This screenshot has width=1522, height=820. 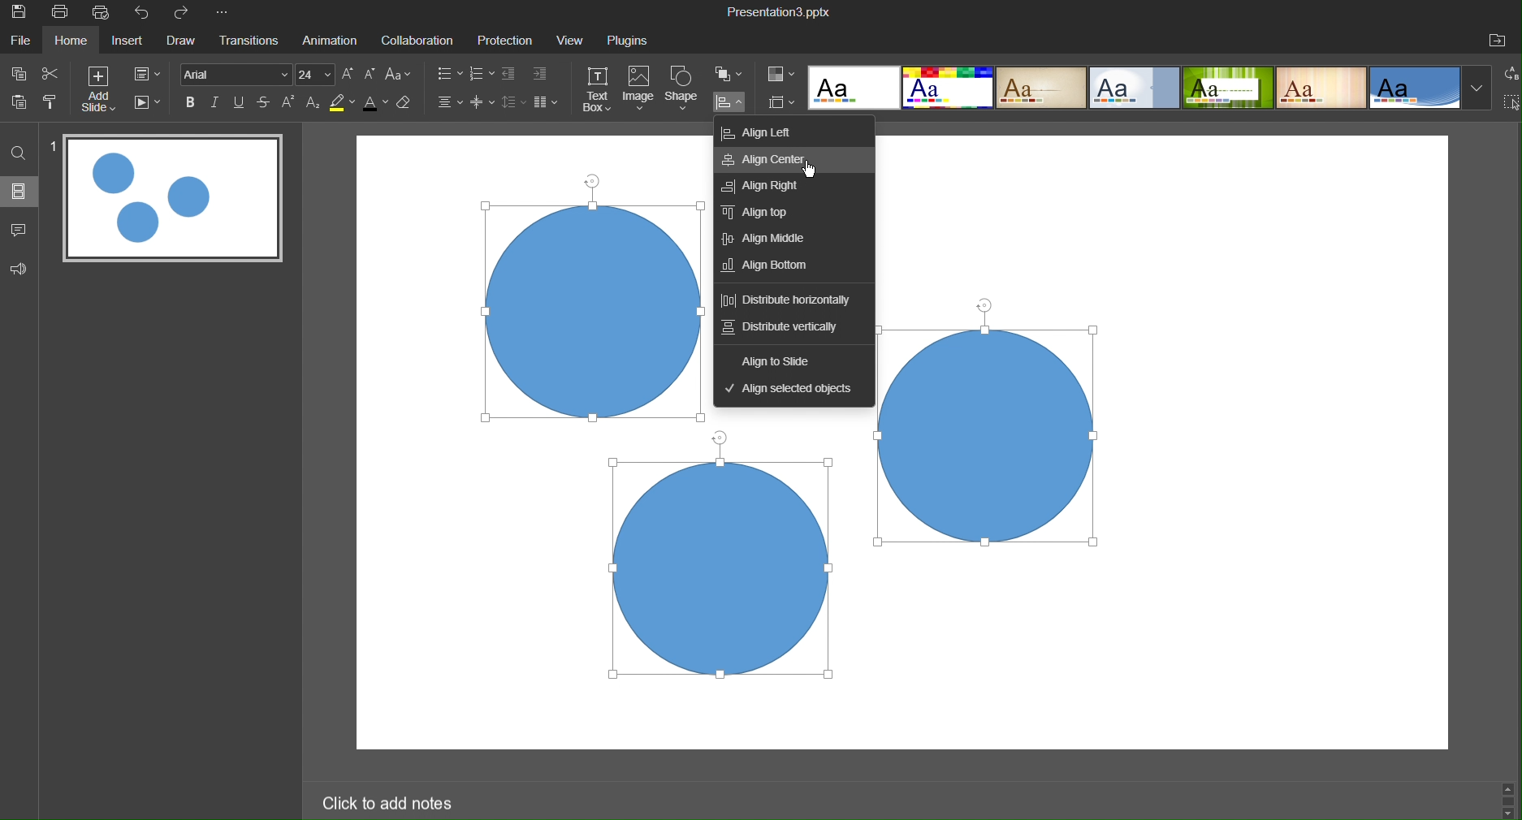 What do you see at coordinates (106, 93) in the screenshot?
I see `Add Slide` at bounding box center [106, 93].